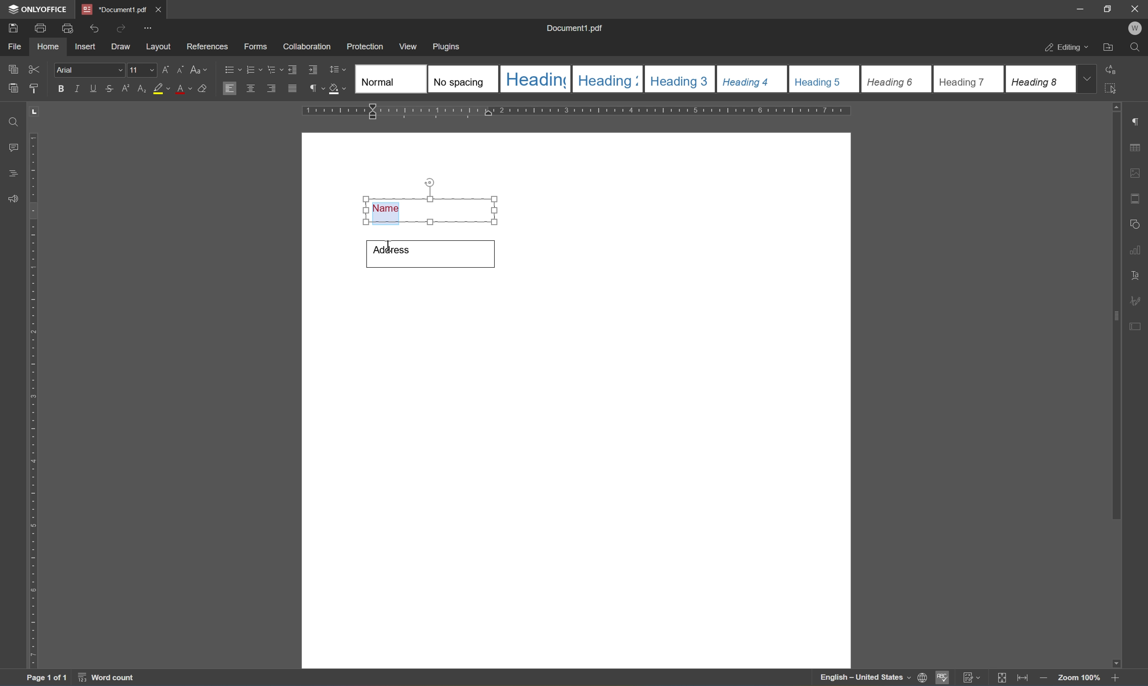  What do you see at coordinates (93, 27) in the screenshot?
I see `undo` at bounding box center [93, 27].